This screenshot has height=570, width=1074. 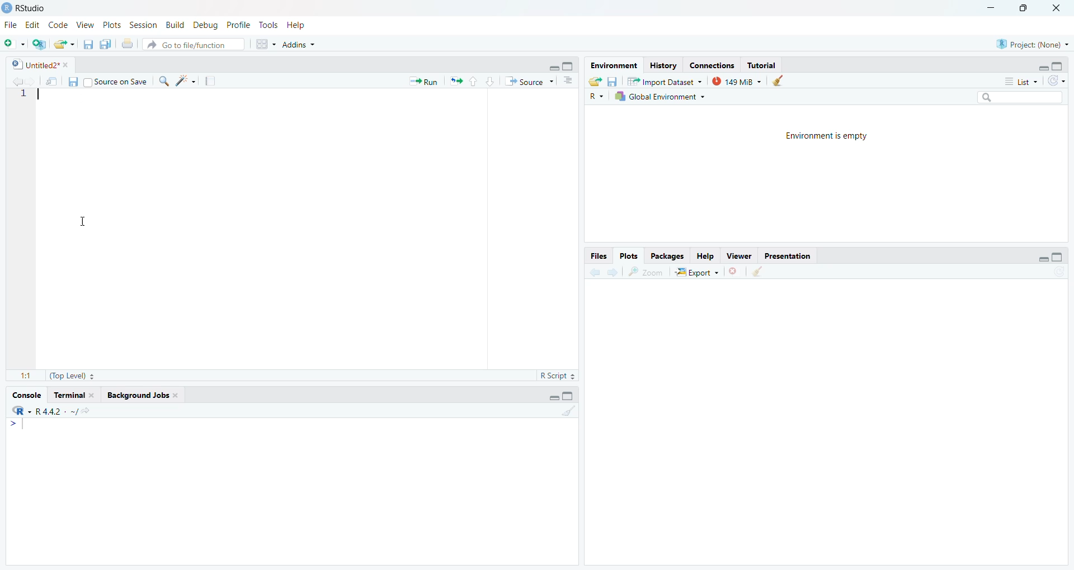 I want to click on Maximize/Restore, so click(x=1026, y=8).